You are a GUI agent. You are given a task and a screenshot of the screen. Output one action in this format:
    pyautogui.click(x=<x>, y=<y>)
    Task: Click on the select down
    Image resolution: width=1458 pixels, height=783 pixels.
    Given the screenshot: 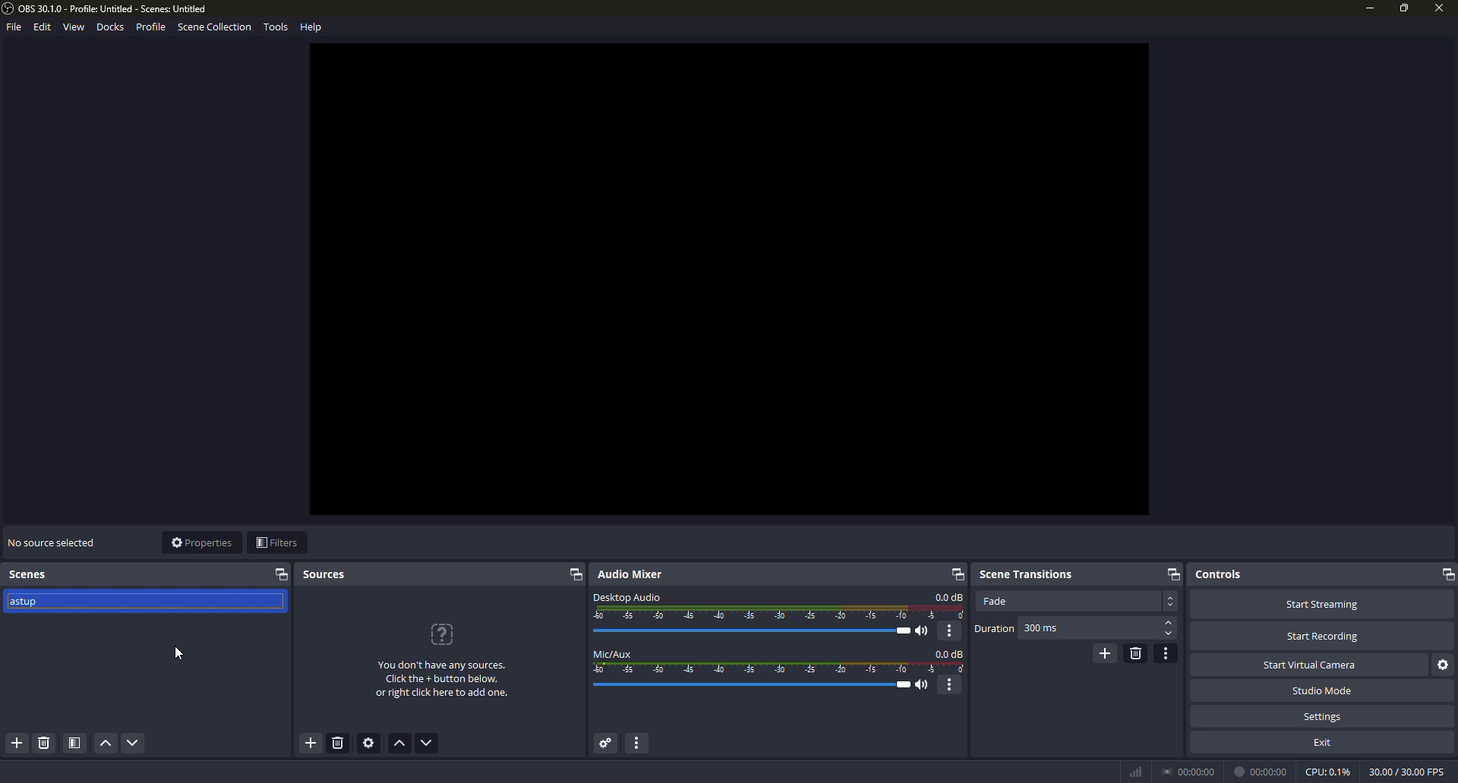 What is the action you would take?
    pyautogui.click(x=1169, y=635)
    